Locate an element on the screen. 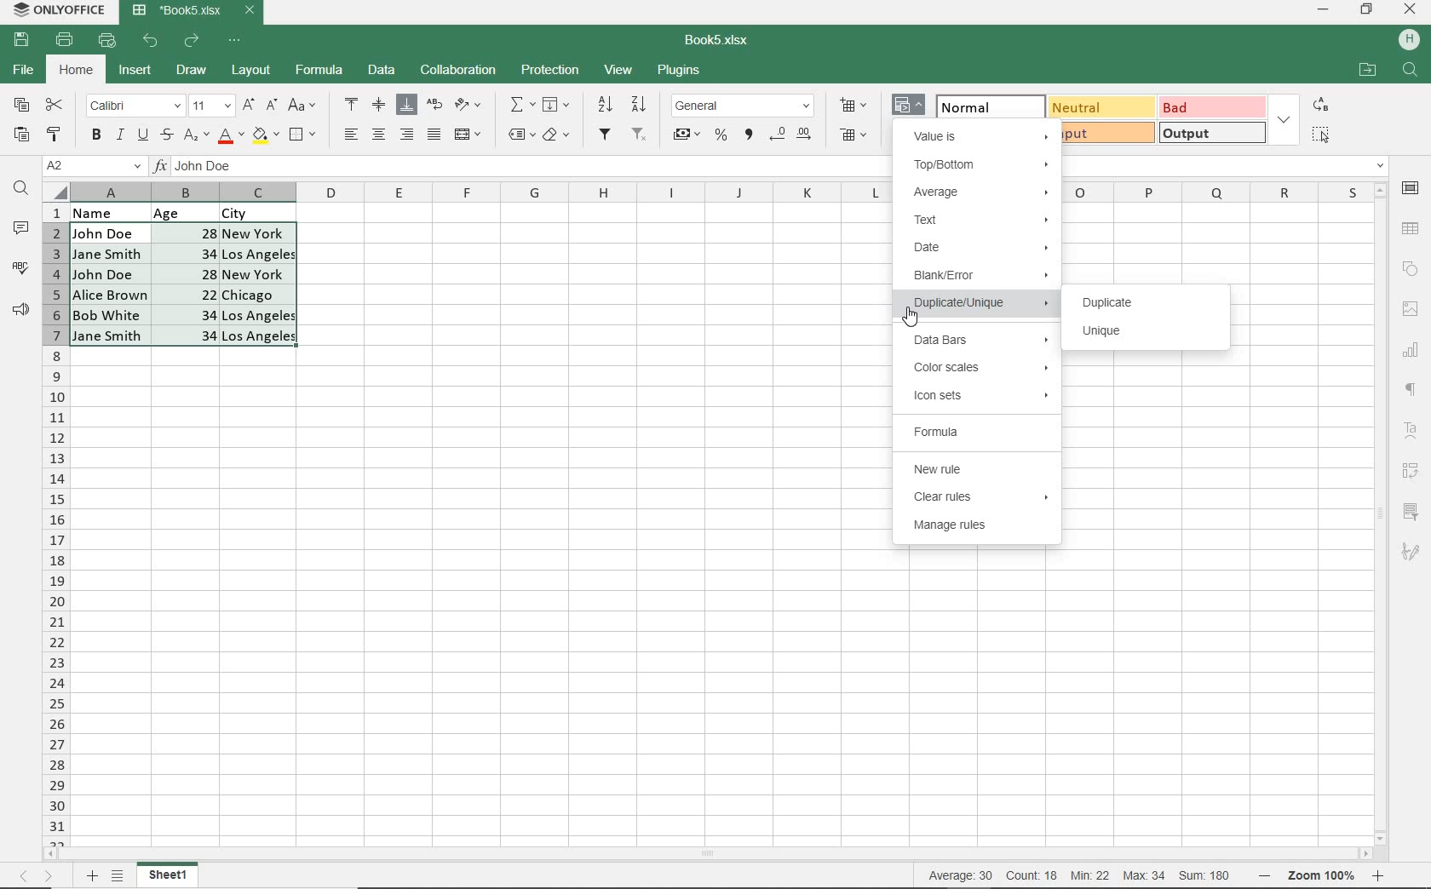 The image size is (1431, 889). SORTASCENDING is located at coordinates (606, 105).